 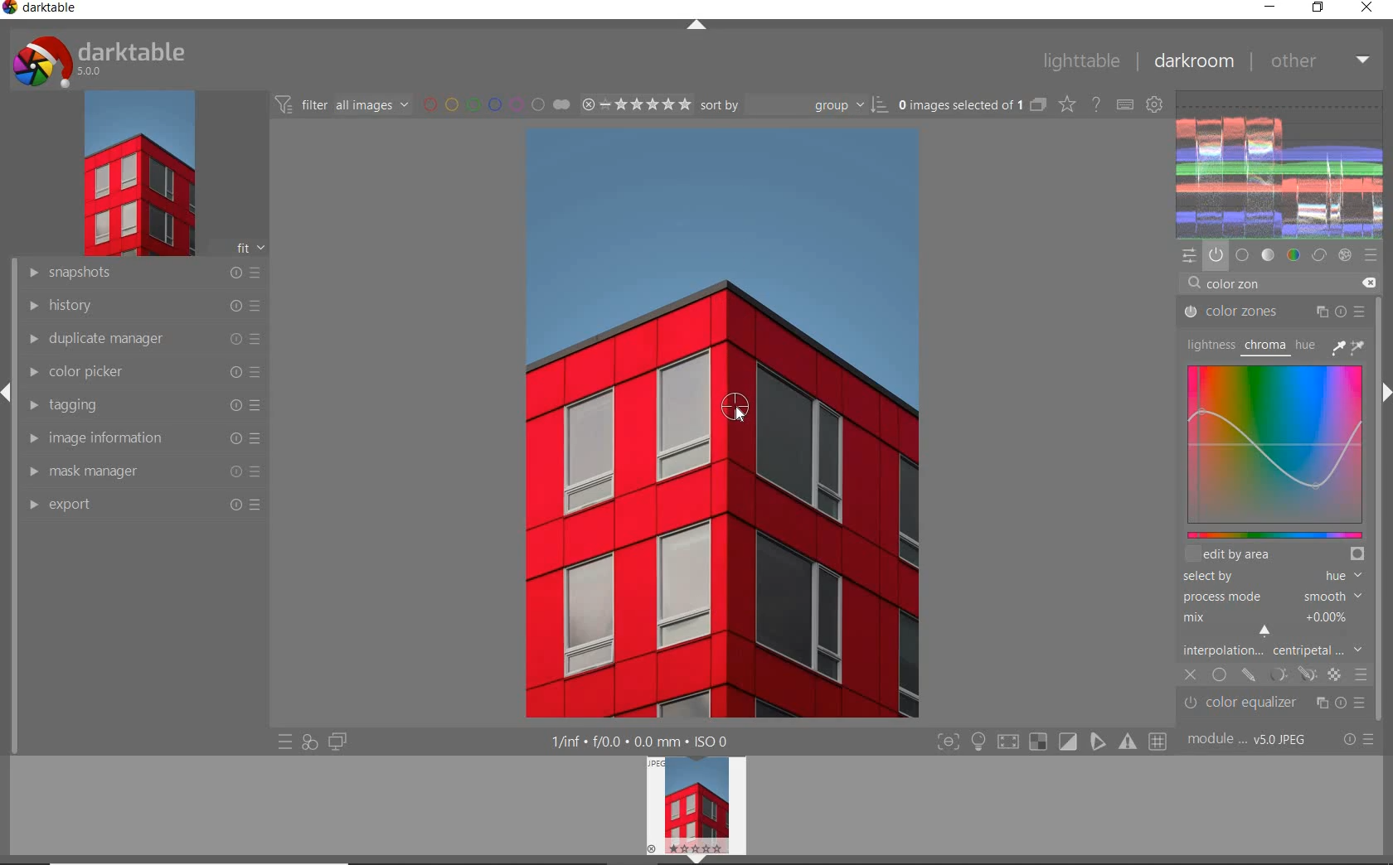 I want to click on UNIFORMLY, so click(x=1219, y=676).